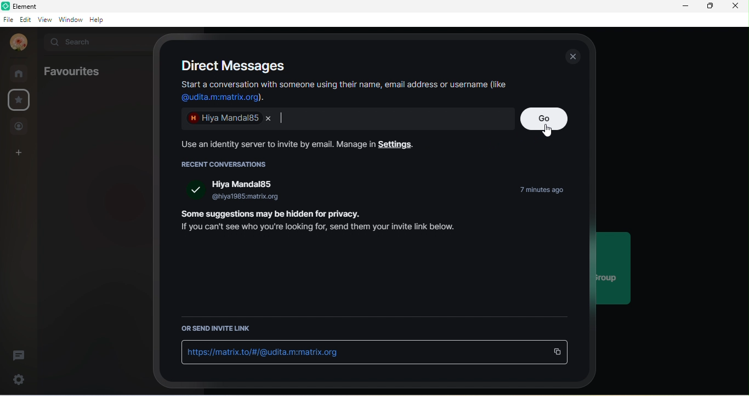 This screenshot has width=749, height=396. What do you see at coordinates (269, 119) in the screenshot?
I see `Close` at bounding box center [269, 119].